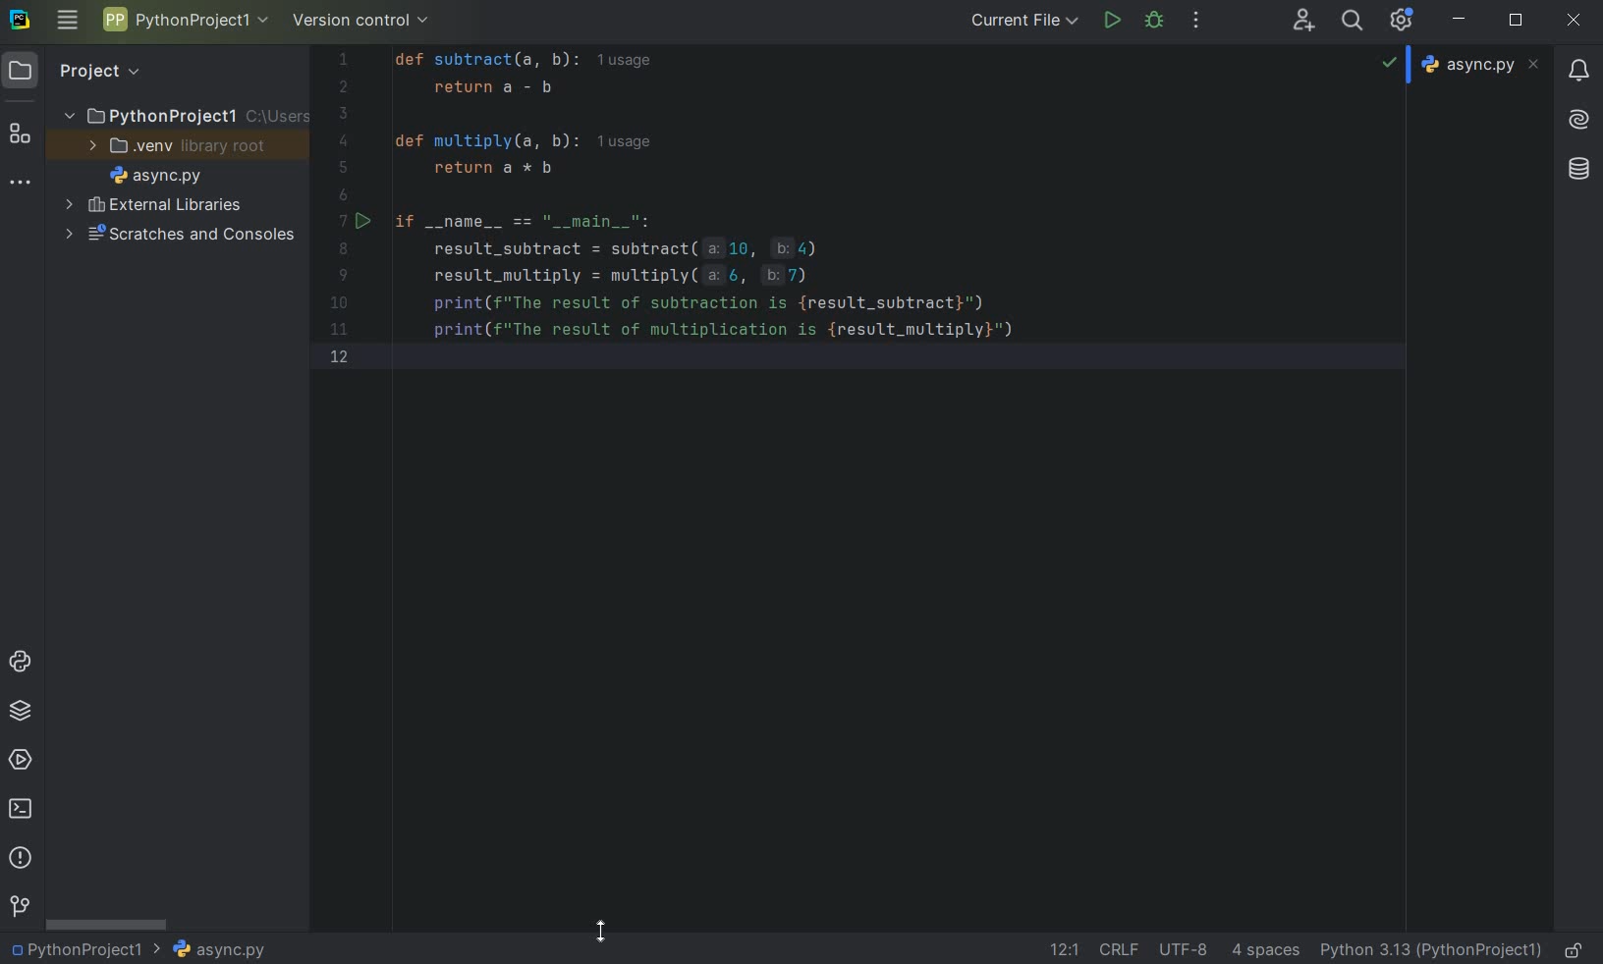  What do you see at coordinates (155, 175) in the screenshot?
I see `file name` at bounding box center [155, 175].